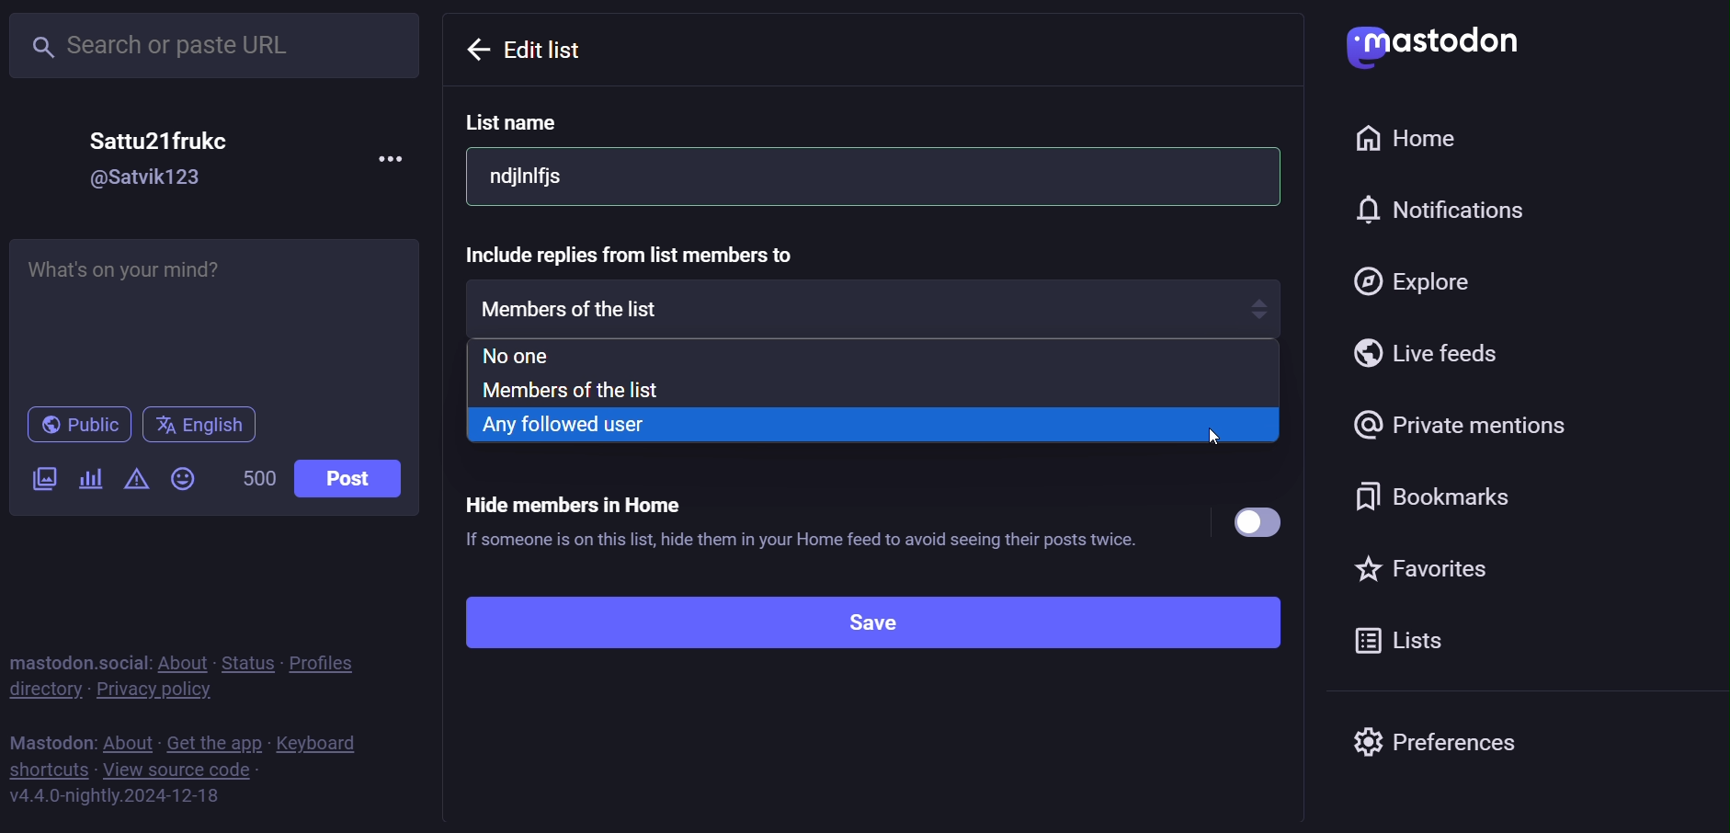 The height and width of the screenshot is (833, 1730). I want to click on post, so click(360, 478).